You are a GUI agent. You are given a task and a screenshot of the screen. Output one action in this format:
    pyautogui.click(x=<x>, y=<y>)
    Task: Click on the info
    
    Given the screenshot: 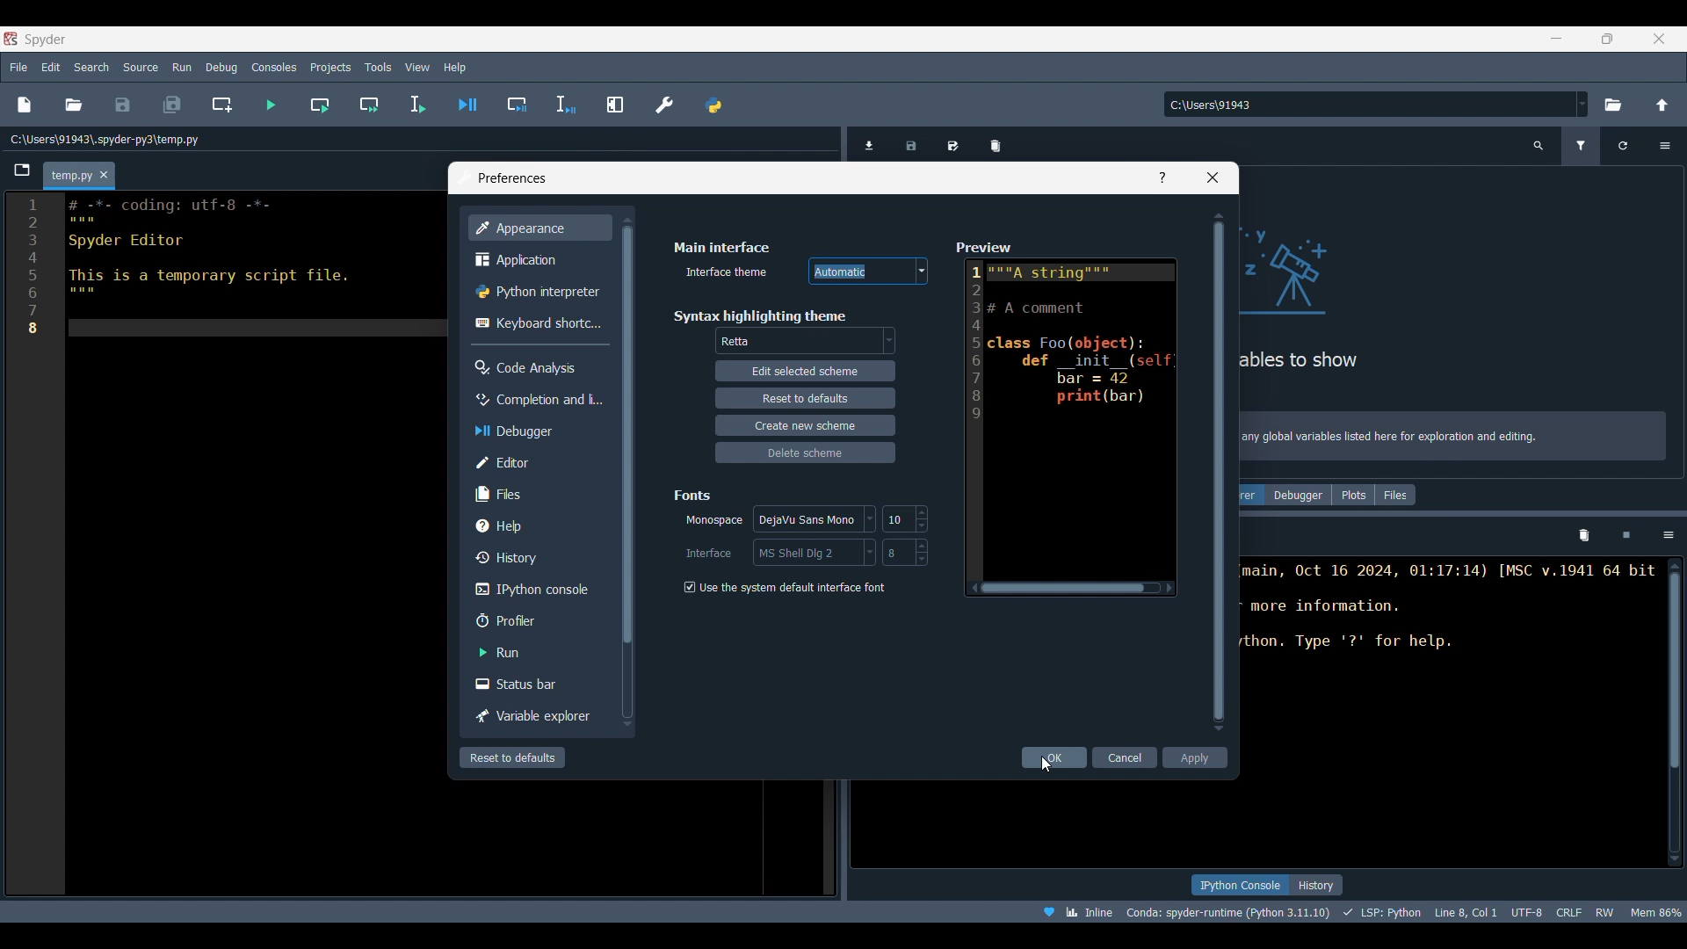 What is the action you would take?
    pyautogui.click(x=1455, y=438)
    